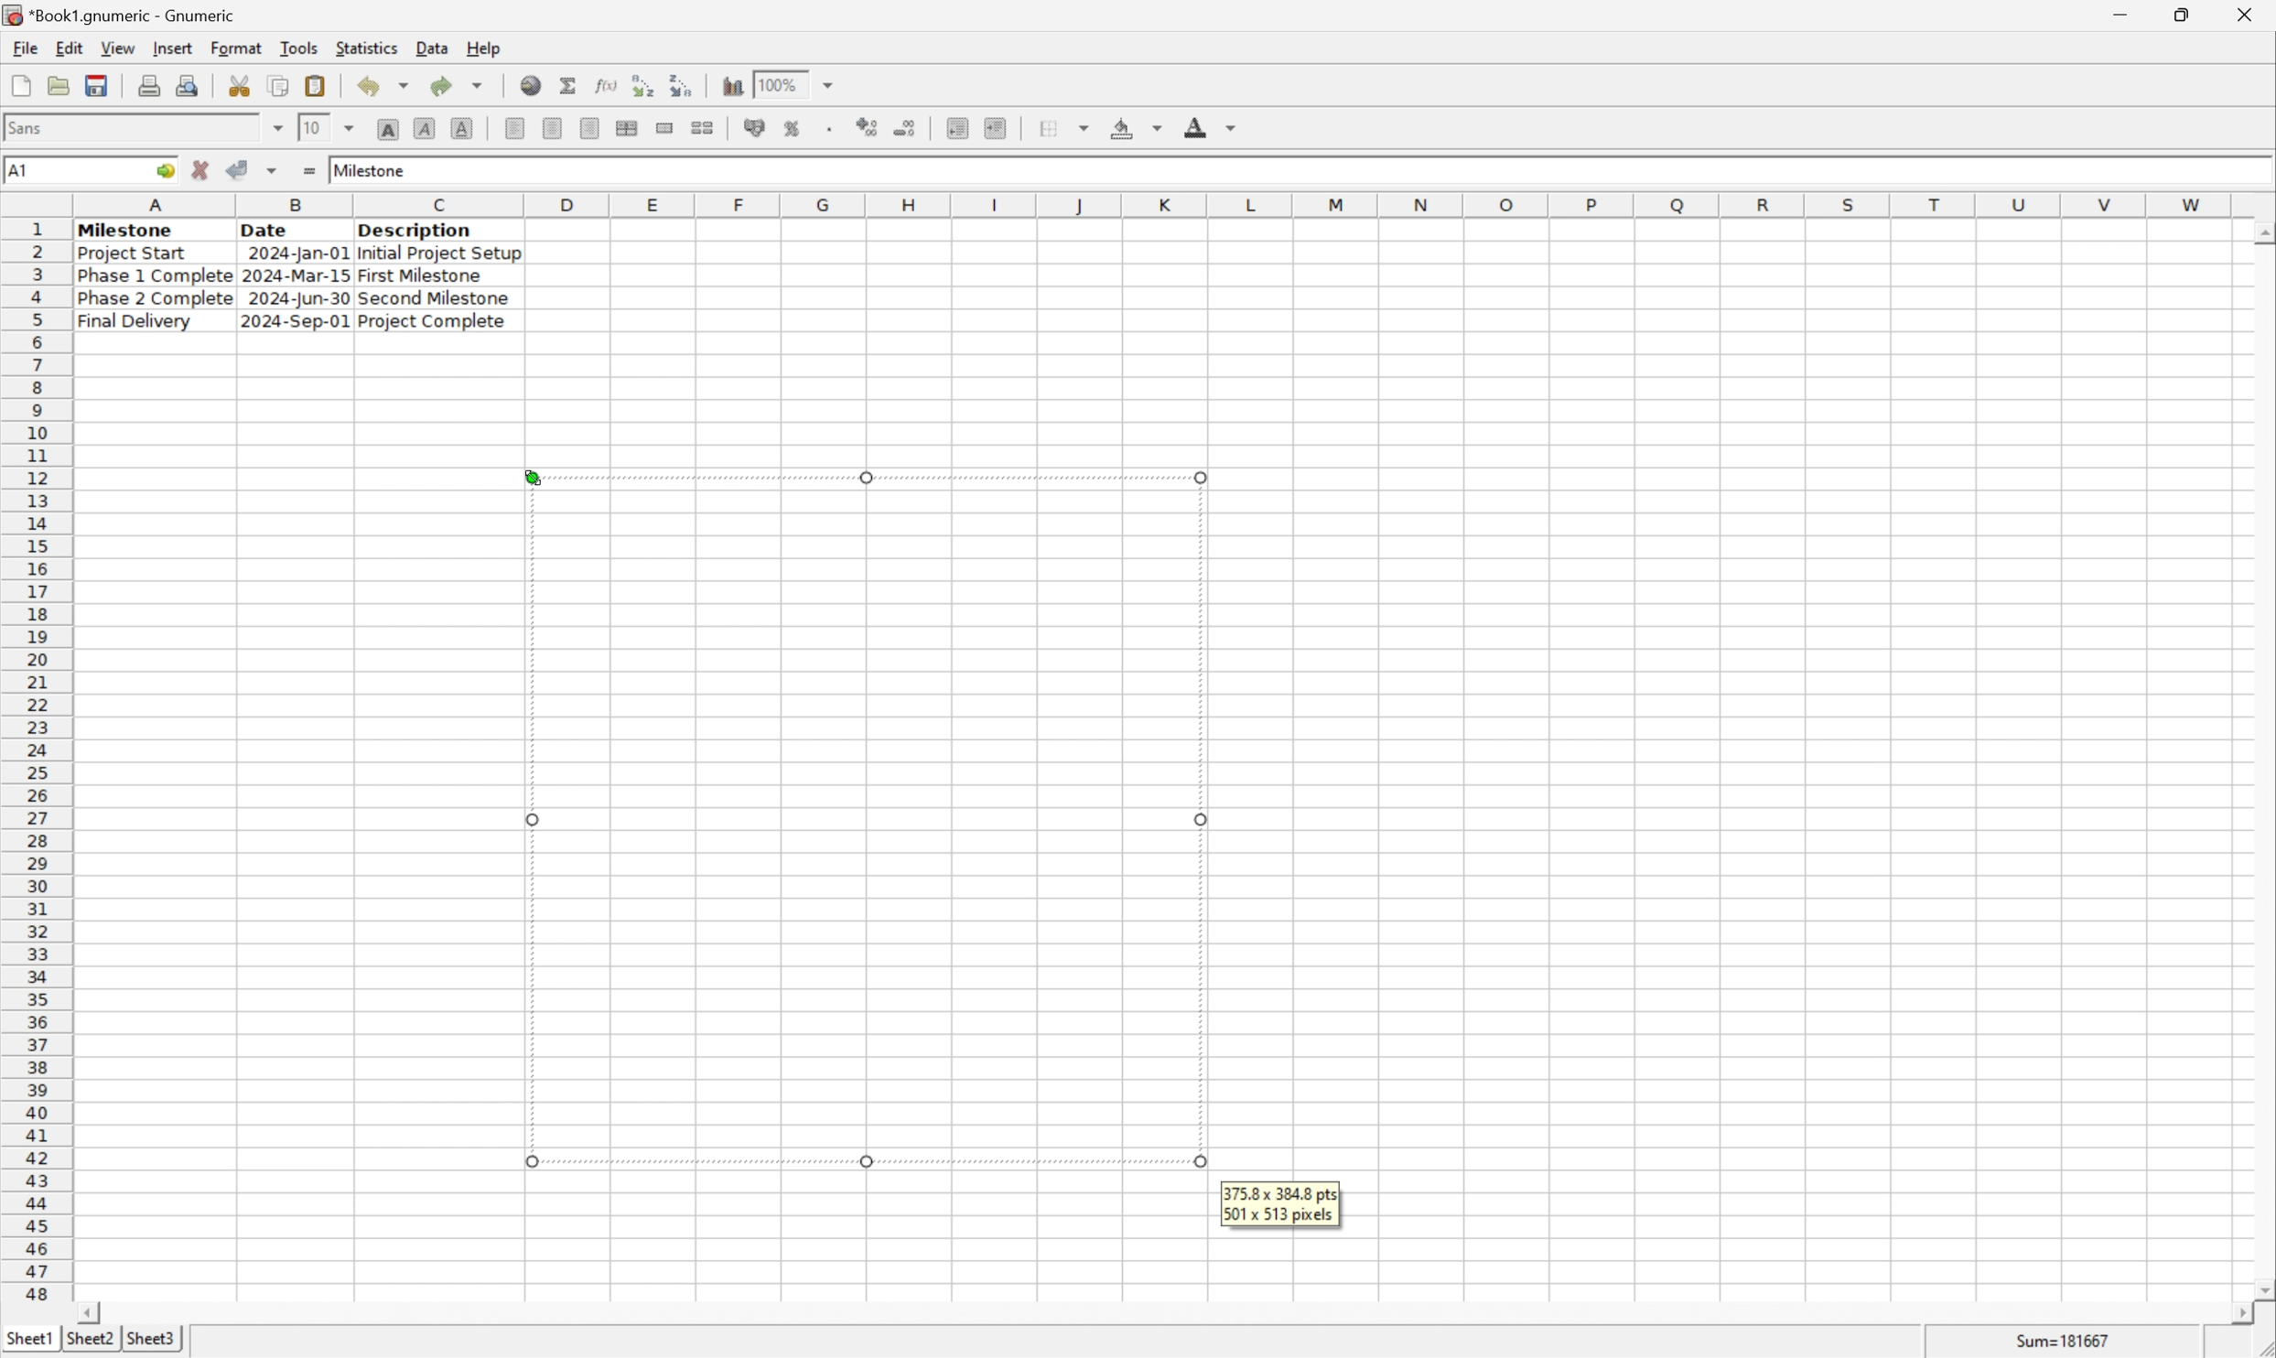  Describe the element at coordinates (2248, 12) in the screenshot. I see `close` at that location.